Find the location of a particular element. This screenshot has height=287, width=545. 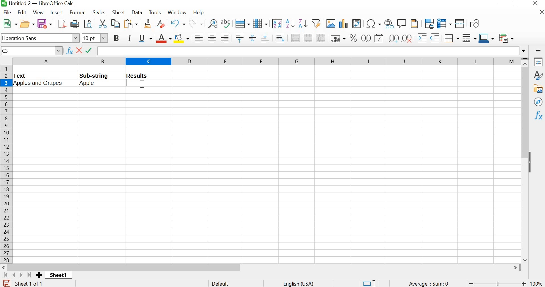

insert or edit pivot table is located at coordinates (357, 23).